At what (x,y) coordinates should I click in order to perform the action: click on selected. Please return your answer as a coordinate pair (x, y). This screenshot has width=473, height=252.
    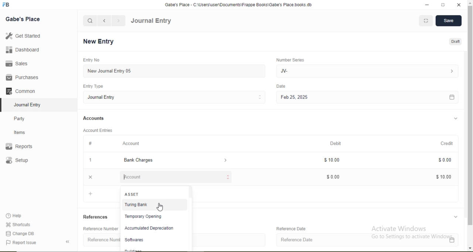
    Looking at the image, I should click on (3, 105).